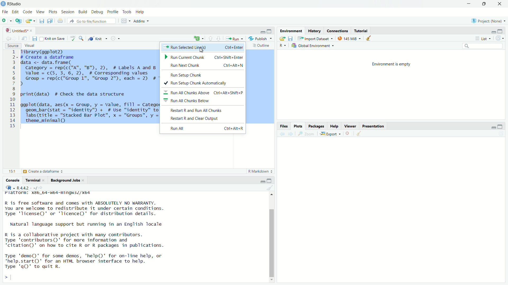  What do you see at coordinates (35, 180) in the screenshot?
I see `Terminal` at bounding box center [35, 180].